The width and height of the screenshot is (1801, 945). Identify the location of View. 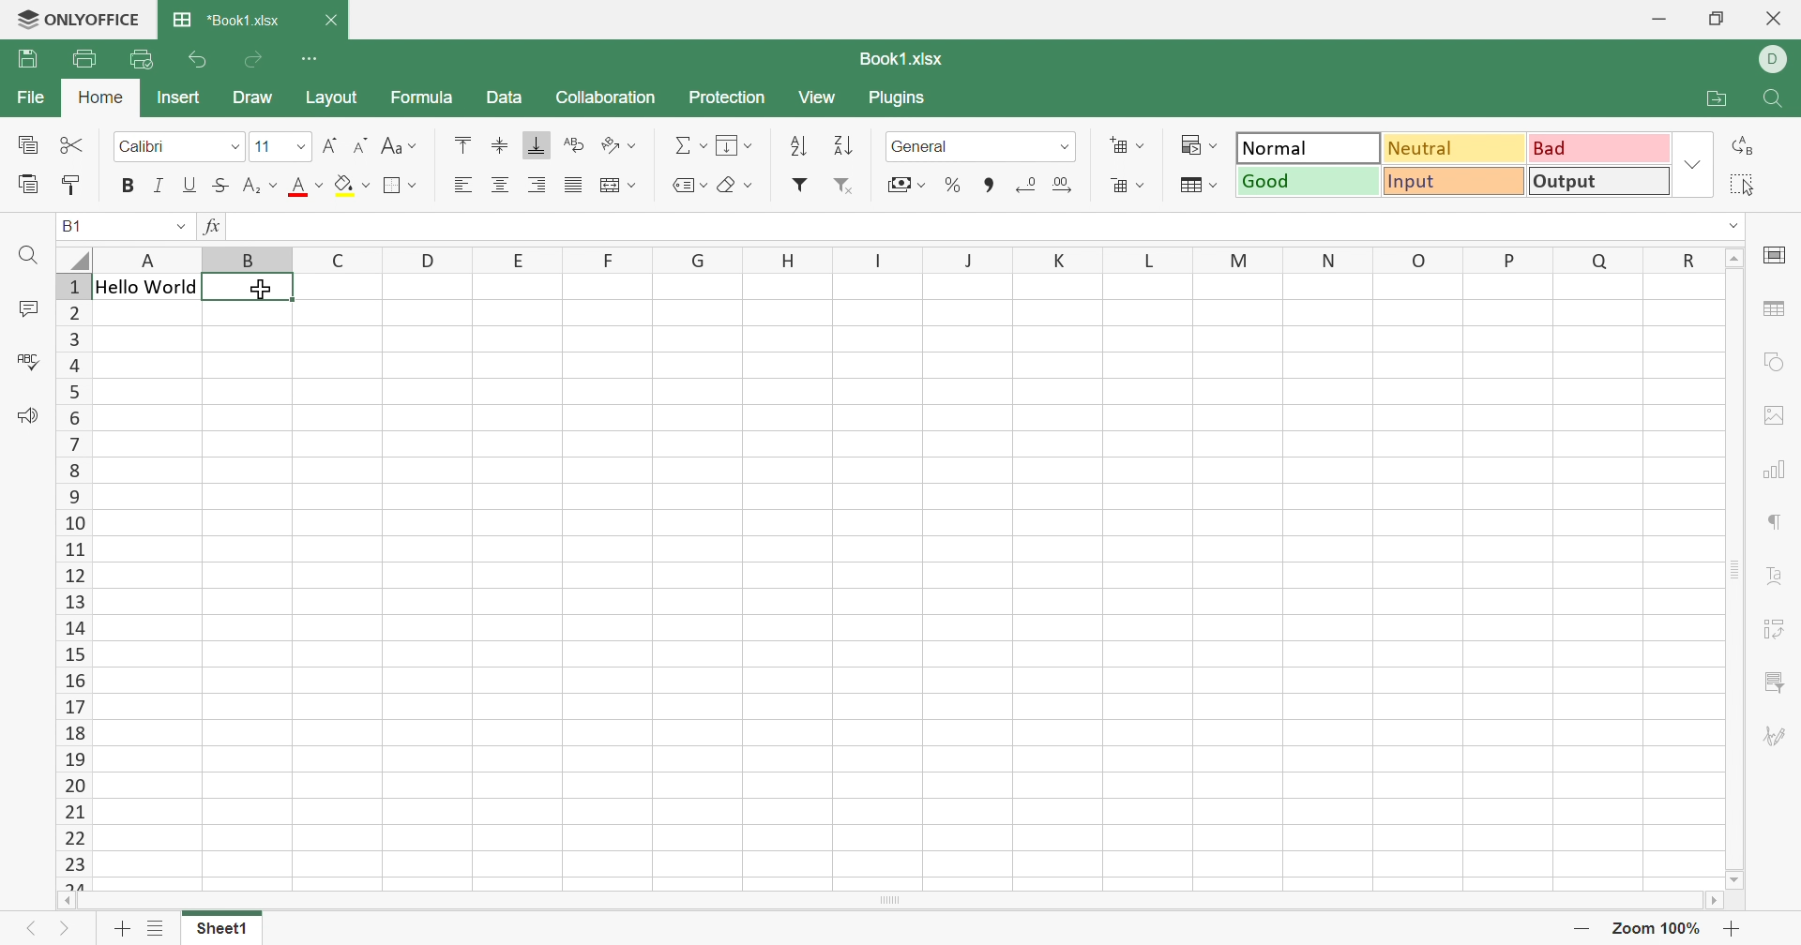
(821, 97).